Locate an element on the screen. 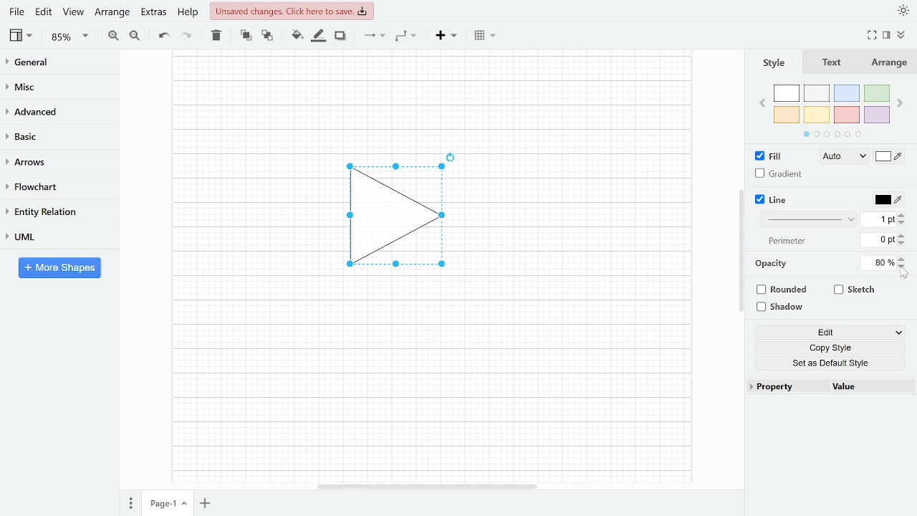 The height and width of the screenshot is (516, 917). yellow is located at coordinates (817, 114).